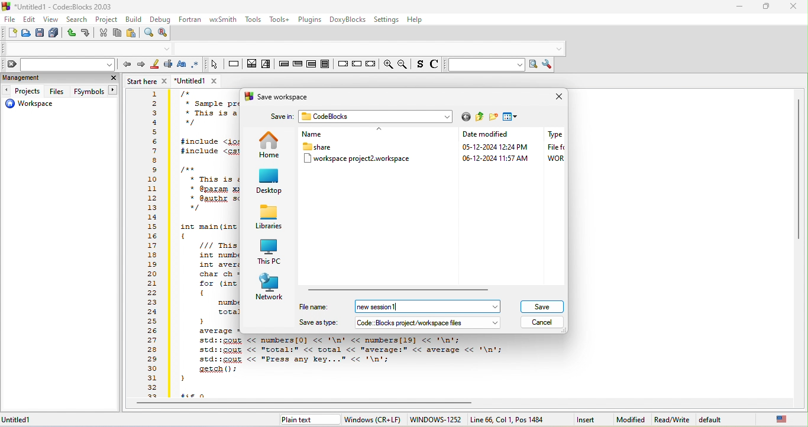  Describe the element at coordinates (53, 34) in the screenshot. I see `save everything` at that location.